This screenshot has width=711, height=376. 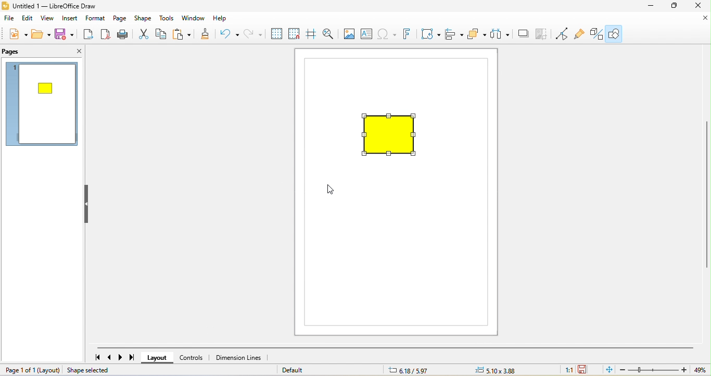 What do you see at coordinates (303, 370) in the screenshot?
I see `default` at bounding box center [303, 370].